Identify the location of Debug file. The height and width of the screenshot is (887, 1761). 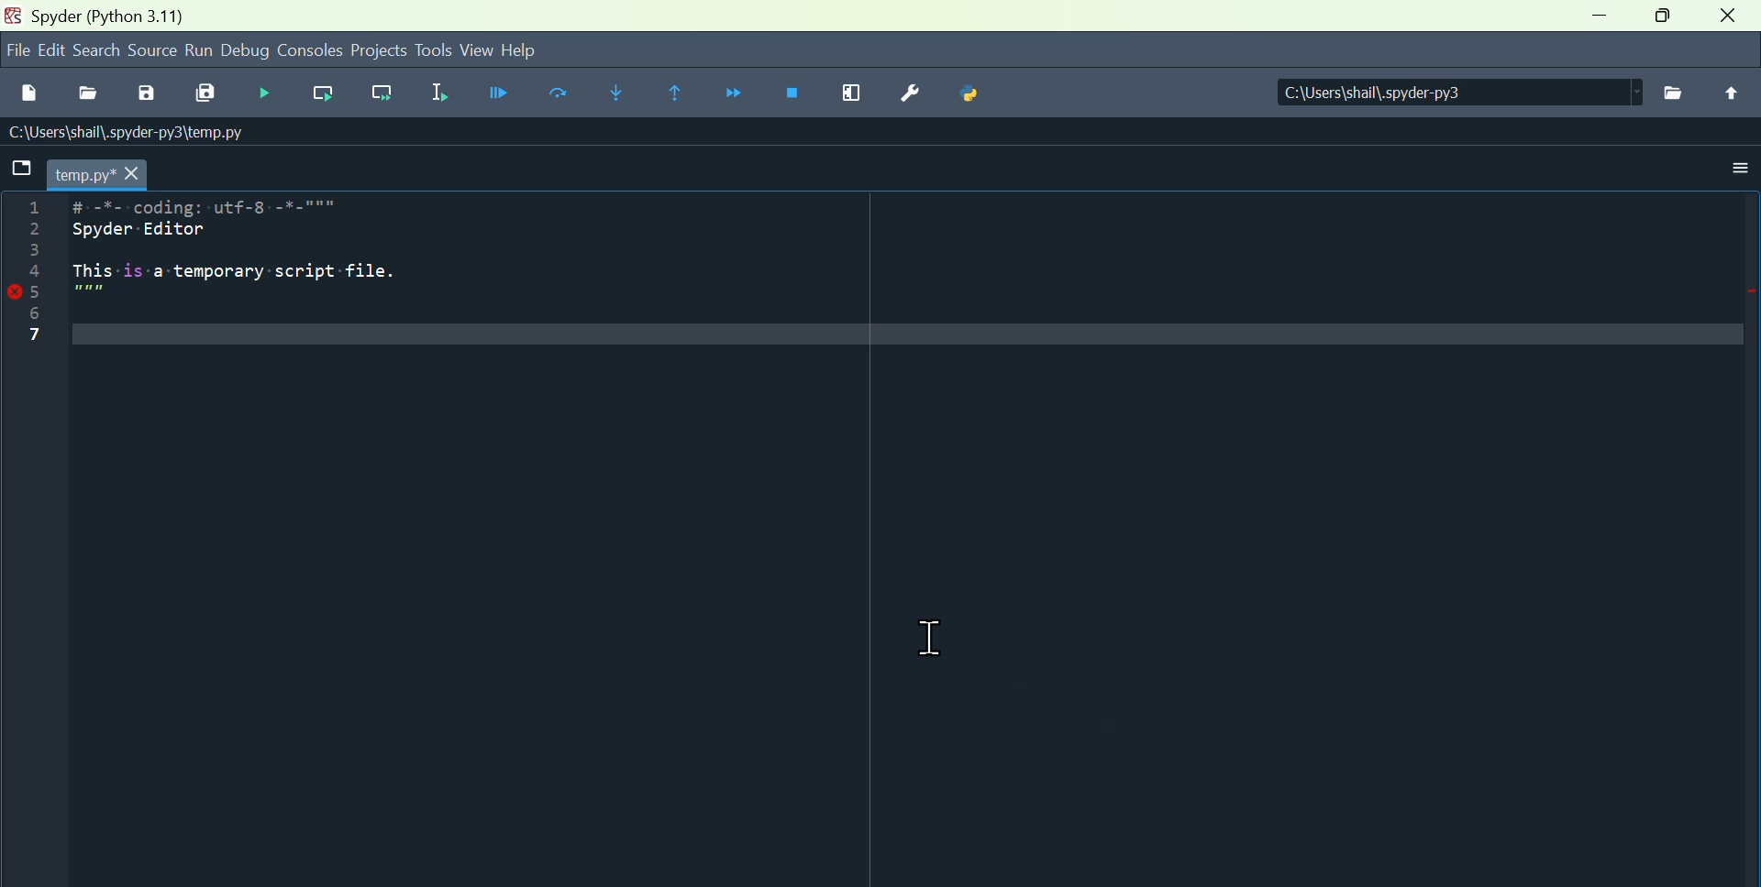
(264, 93).